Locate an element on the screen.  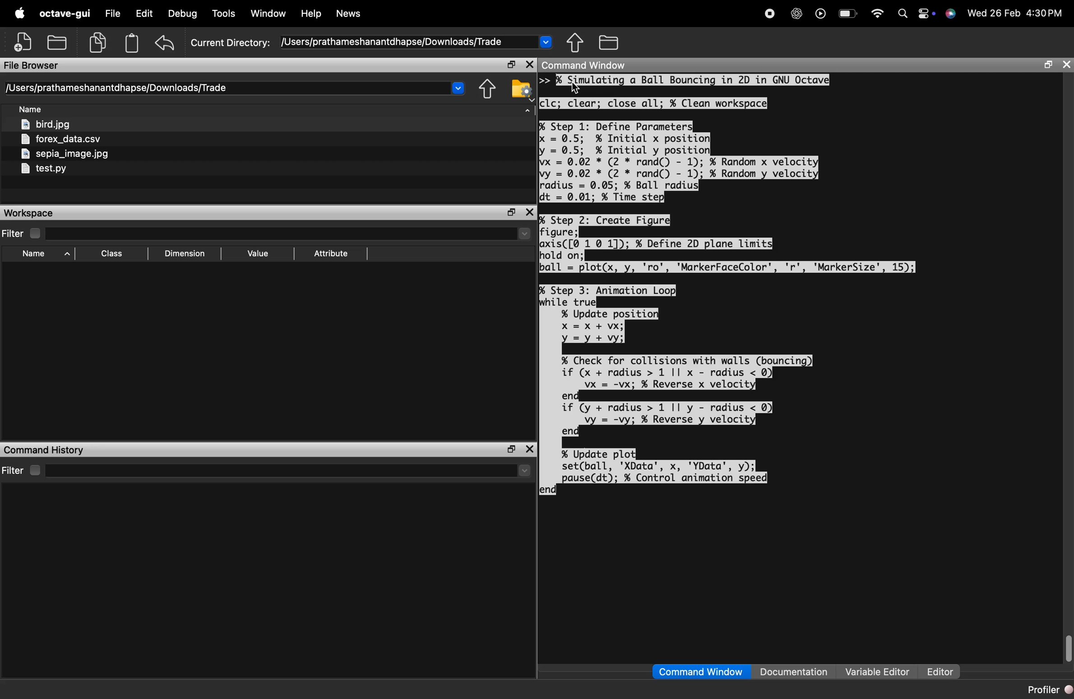
Drop-down  is located at coordinates (546, 41).